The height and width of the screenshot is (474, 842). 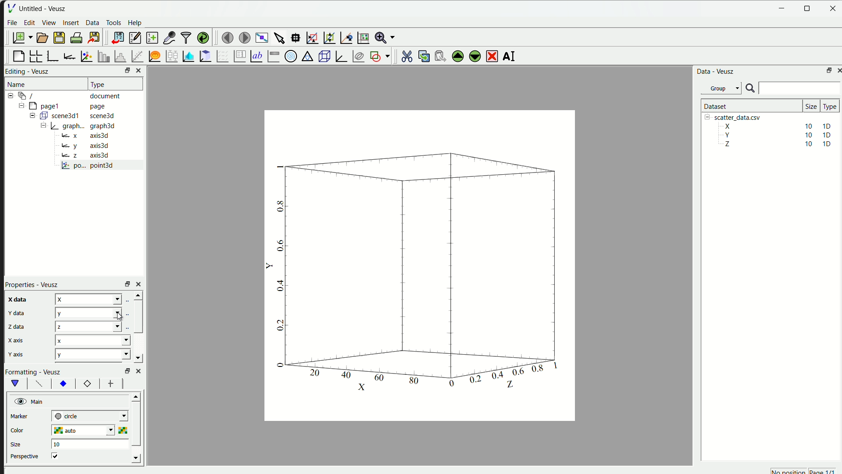 I want to click on | next-tick, so click(x=94, y=417).